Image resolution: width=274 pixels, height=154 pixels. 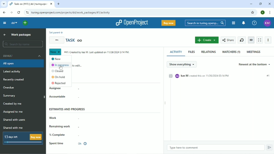 What do you see at coordinates (255, 64) in the screenshot?
I see `Newest at the bottom` at bounding box center [255, 64].